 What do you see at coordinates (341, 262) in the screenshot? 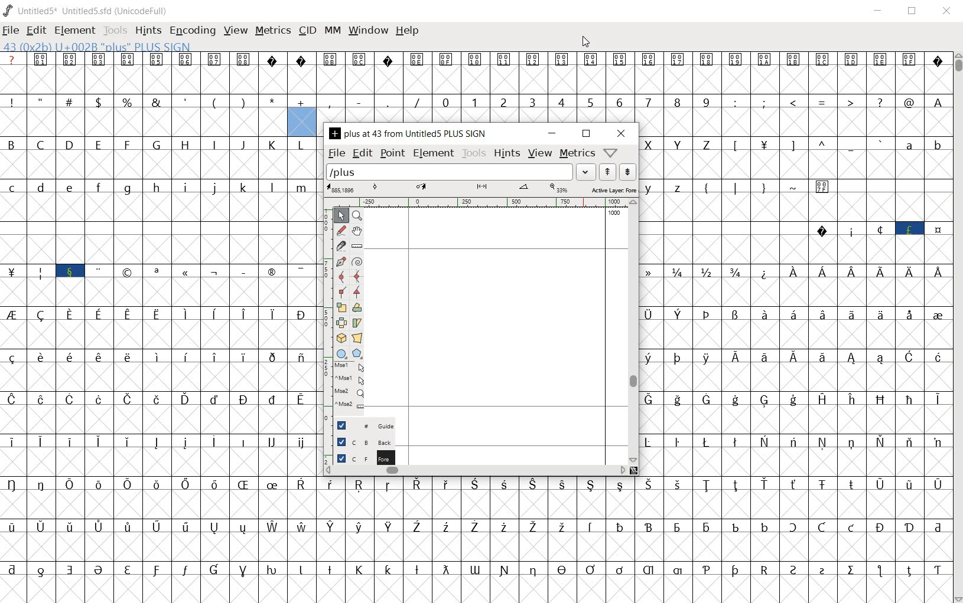
I see `add a point, then drag out its control points` at bounding box center [341, 262].